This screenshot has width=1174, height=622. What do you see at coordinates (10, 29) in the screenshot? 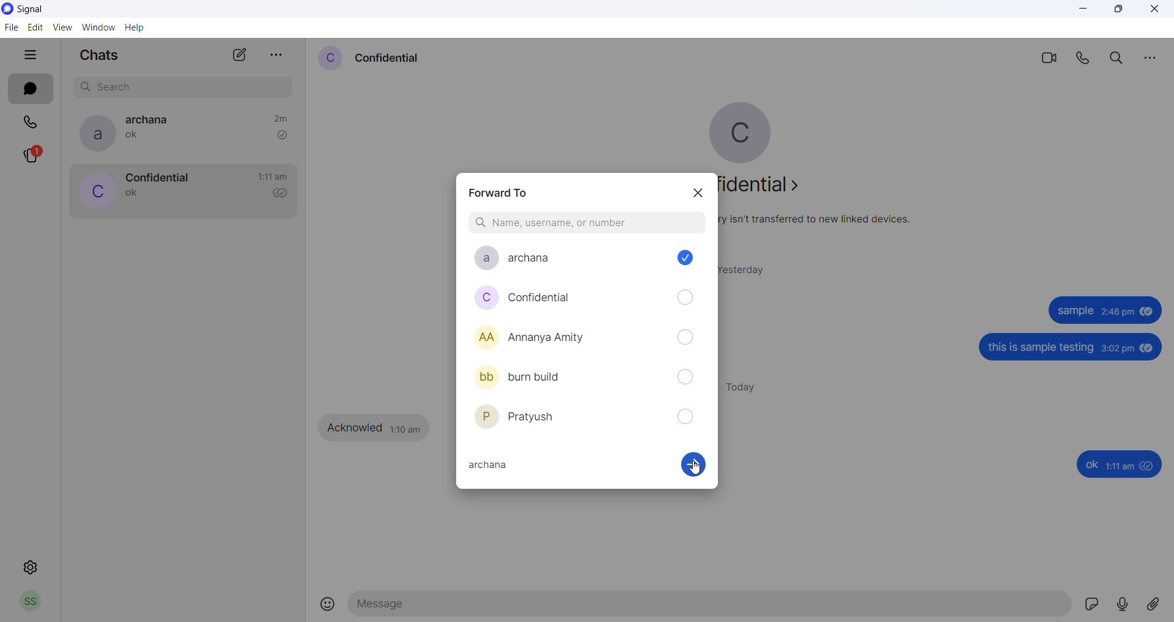
I see `file` at bounding box center [10, 29].